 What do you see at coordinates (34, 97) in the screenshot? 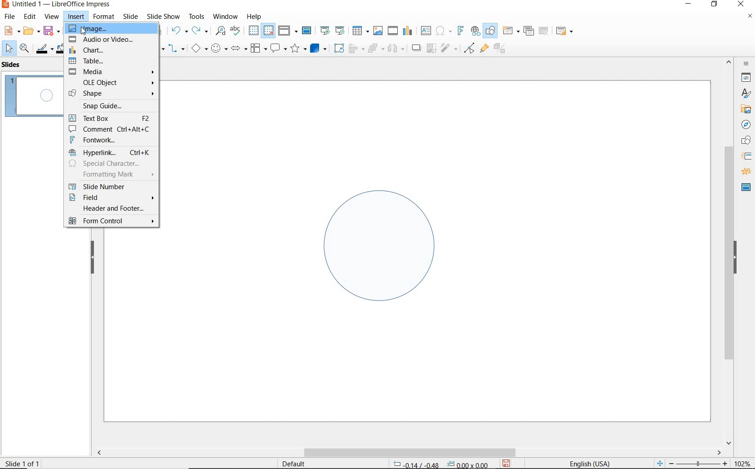
I see `slide 1` at bounding box center [34, 97].